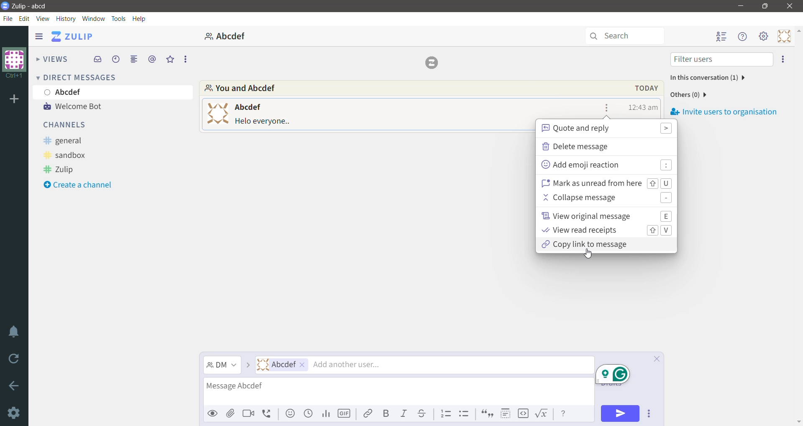  I want to click on , so click(370, 413).